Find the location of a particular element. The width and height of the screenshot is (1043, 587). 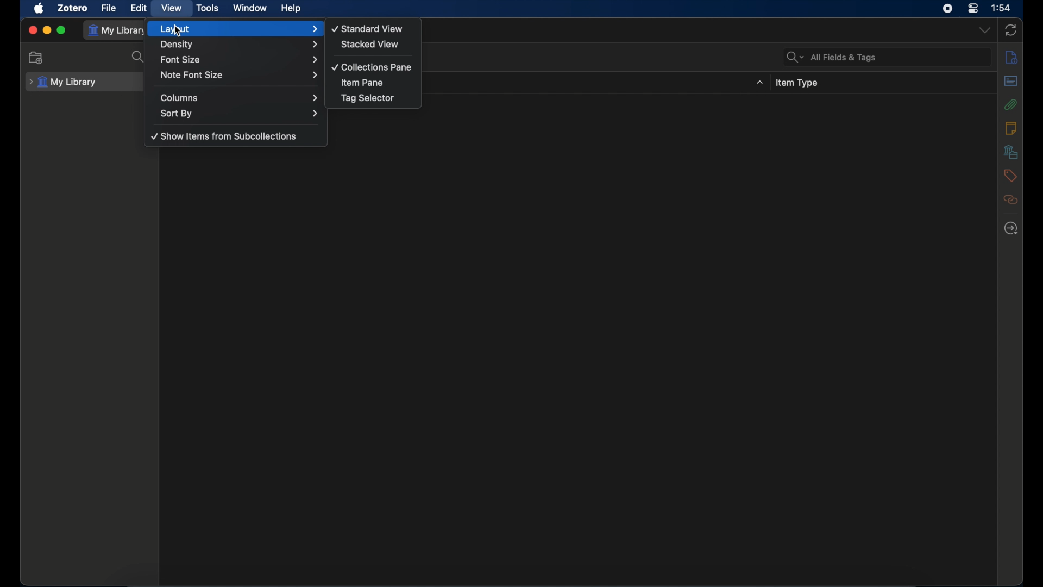

locate is located at coordinates (1011, 228).